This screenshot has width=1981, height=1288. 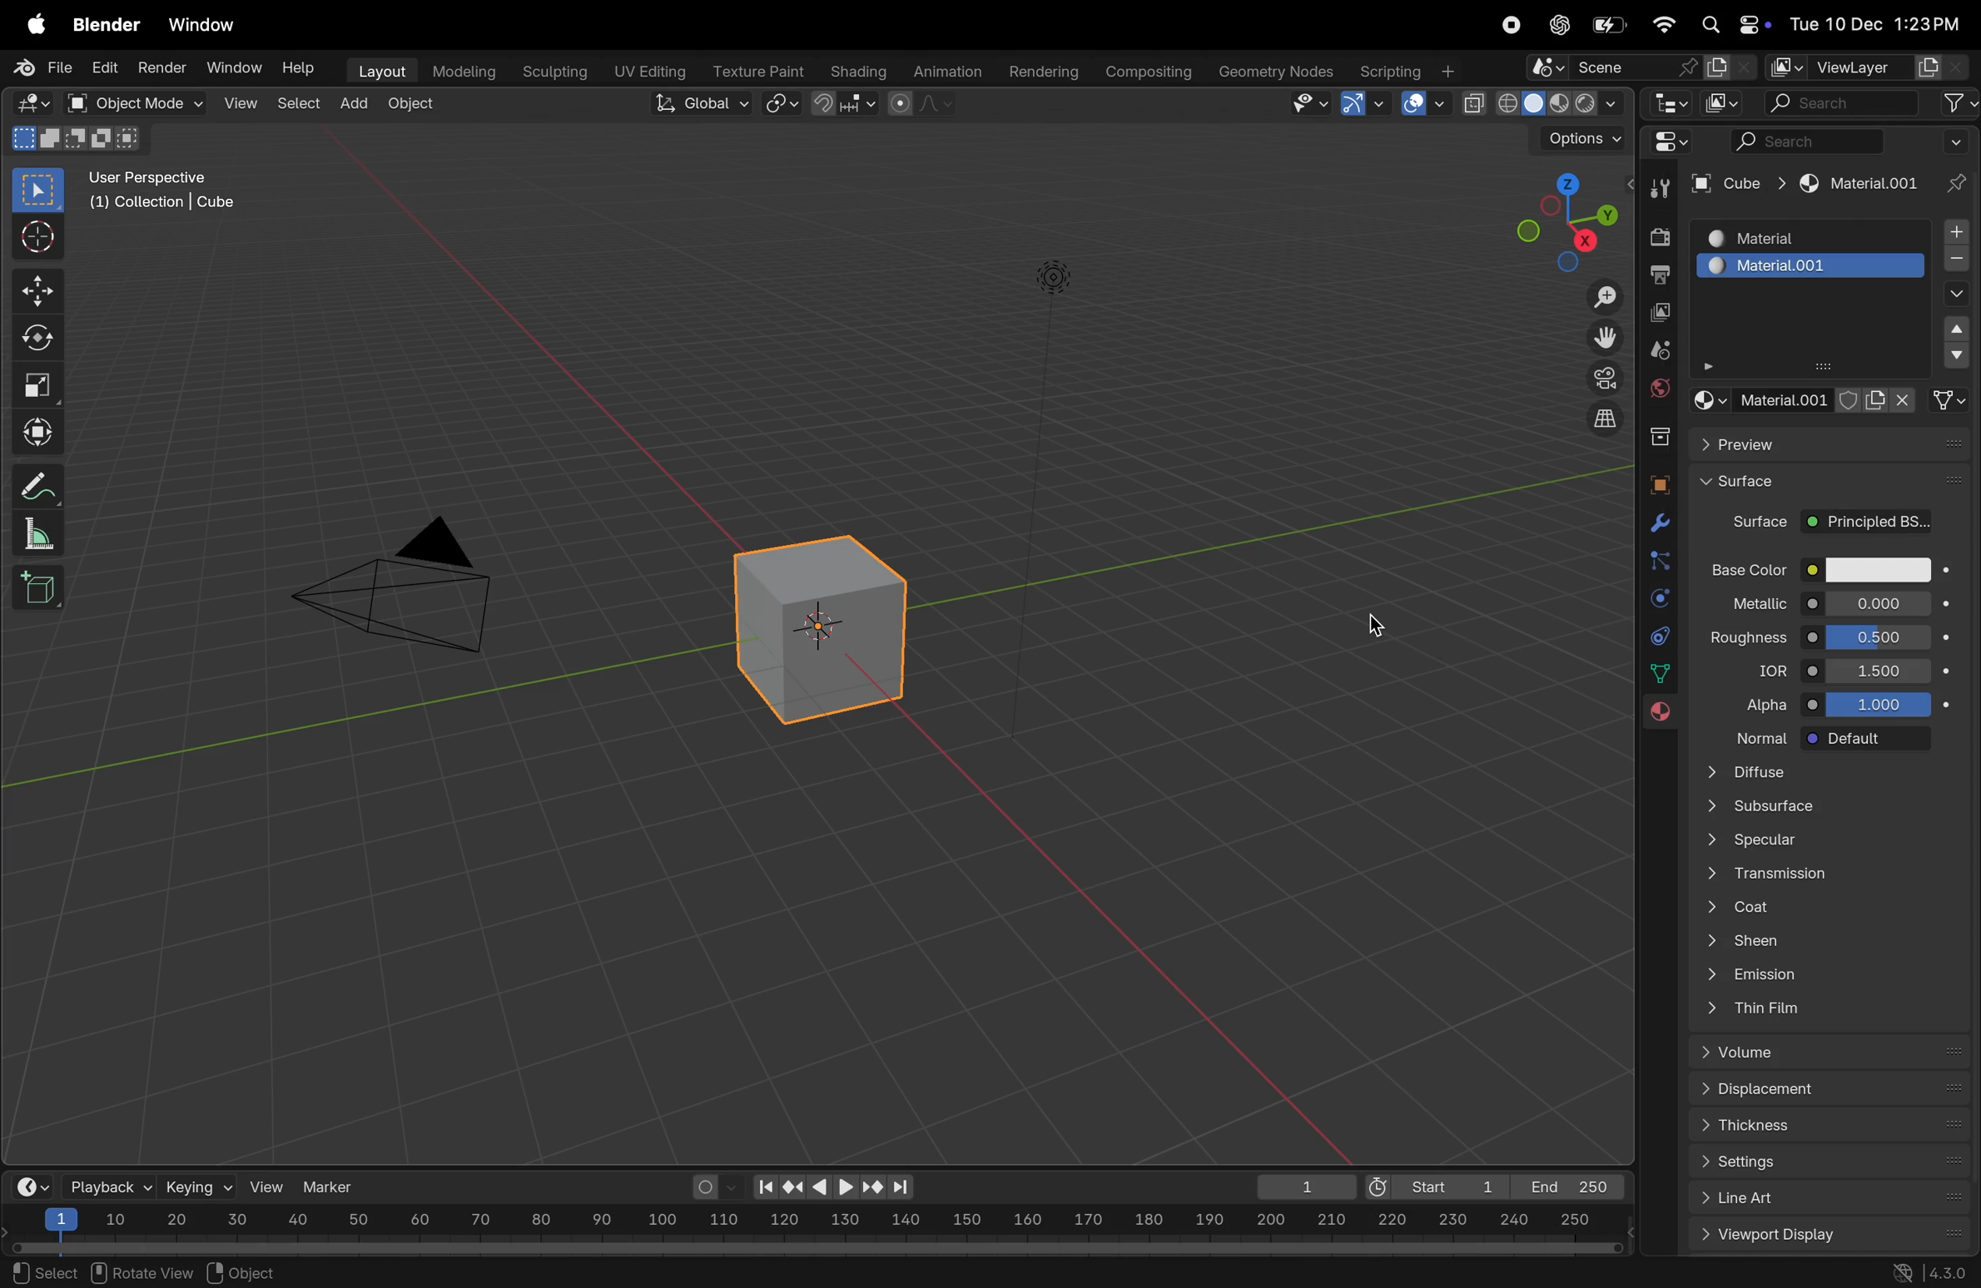 What do you see at coordinates (1953, 262) in the screenshot?
I see `subtarct material` at bounding box center [1953, 262].